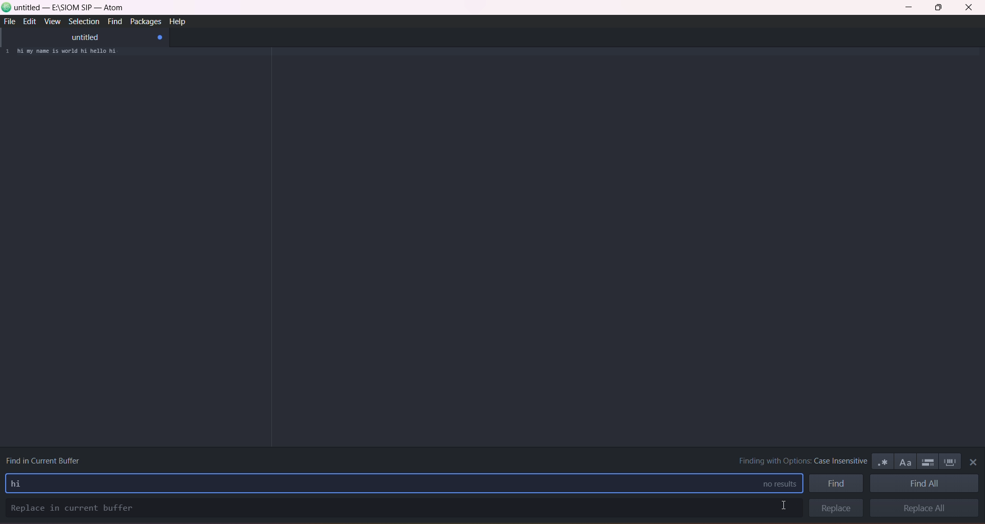 The width and height of the screenshot is (985, 524). I want to click on find all, so click(926, 483).